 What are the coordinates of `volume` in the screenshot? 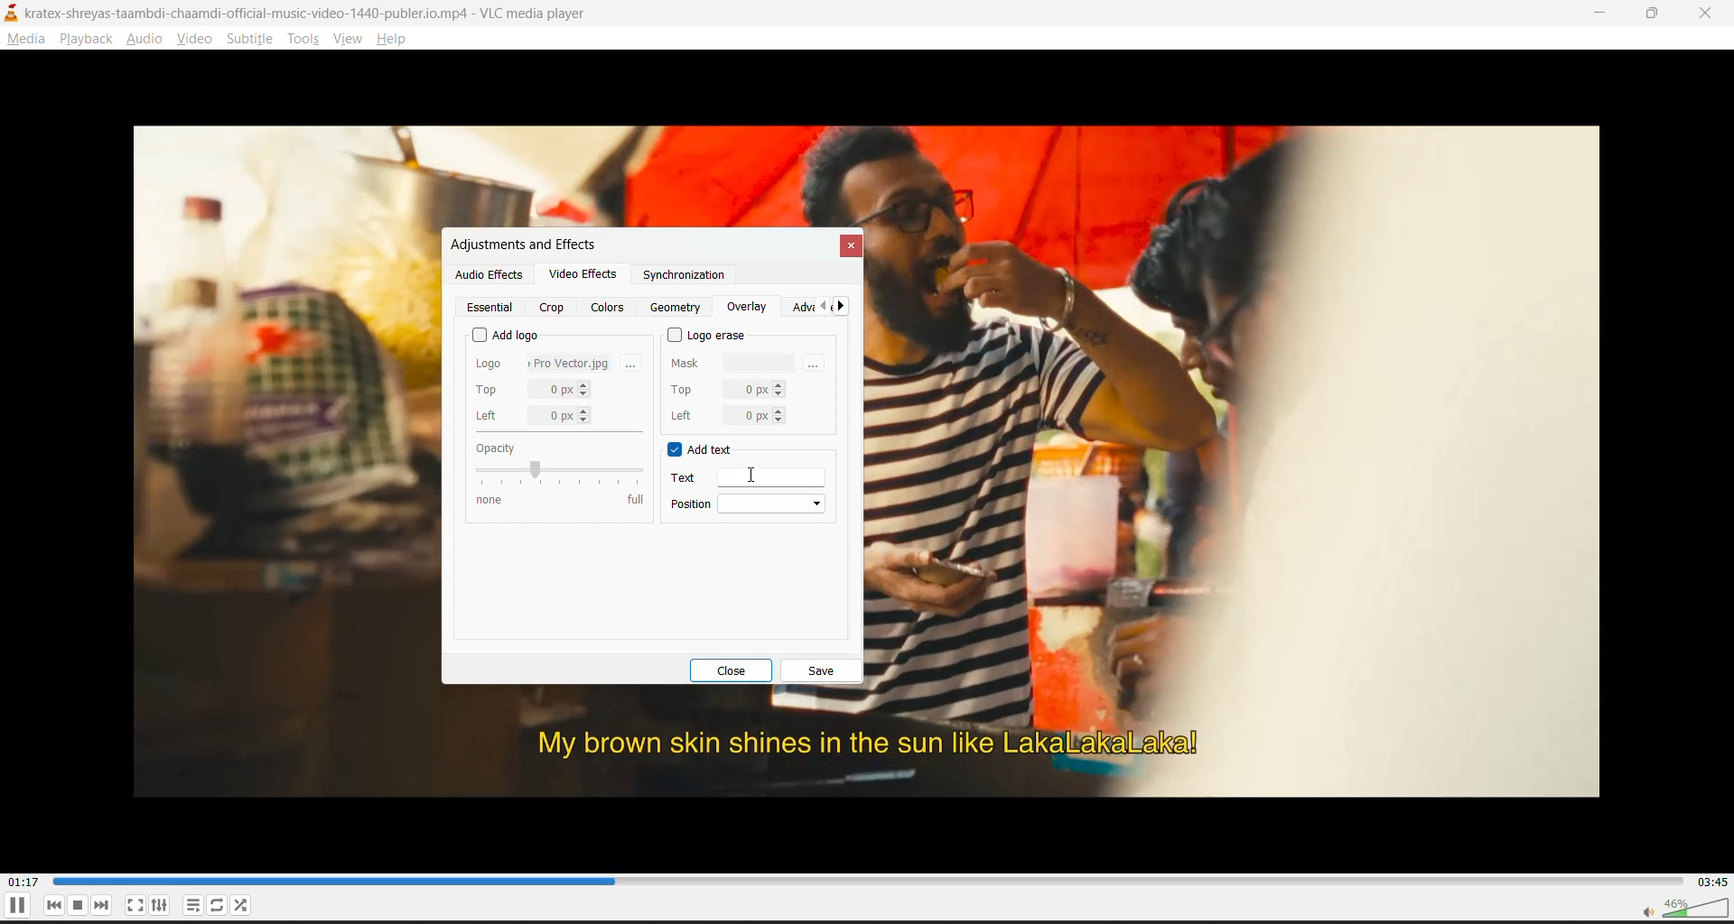 It's located at (1683, 908).